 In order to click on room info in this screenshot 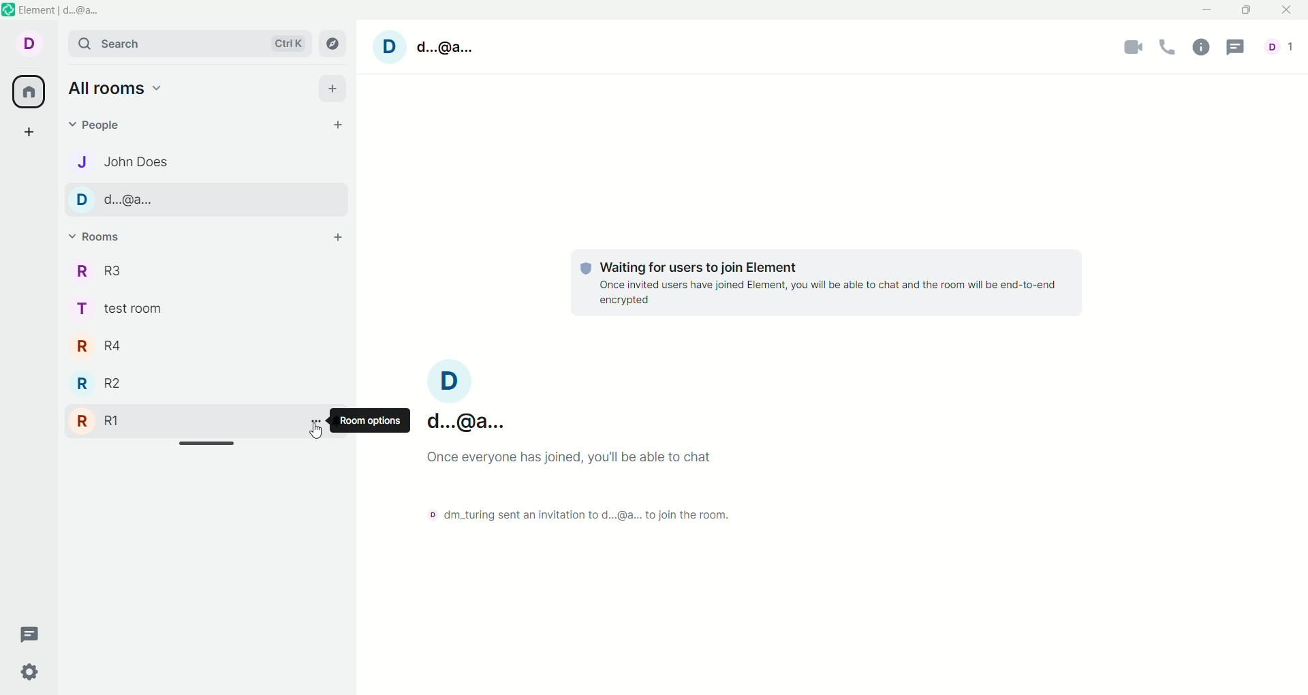, I will do `click(1203, 48)`.